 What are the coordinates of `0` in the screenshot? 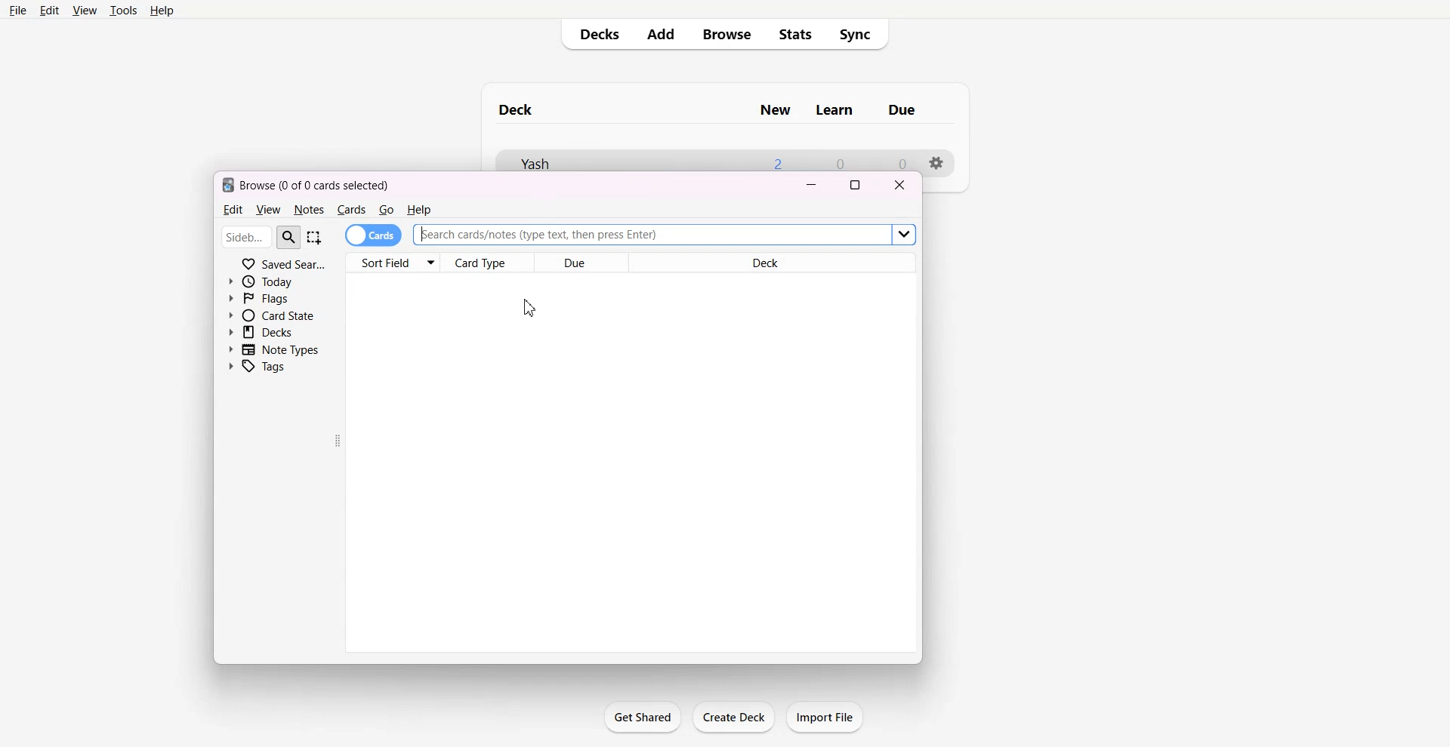 It's located at (842, 161).